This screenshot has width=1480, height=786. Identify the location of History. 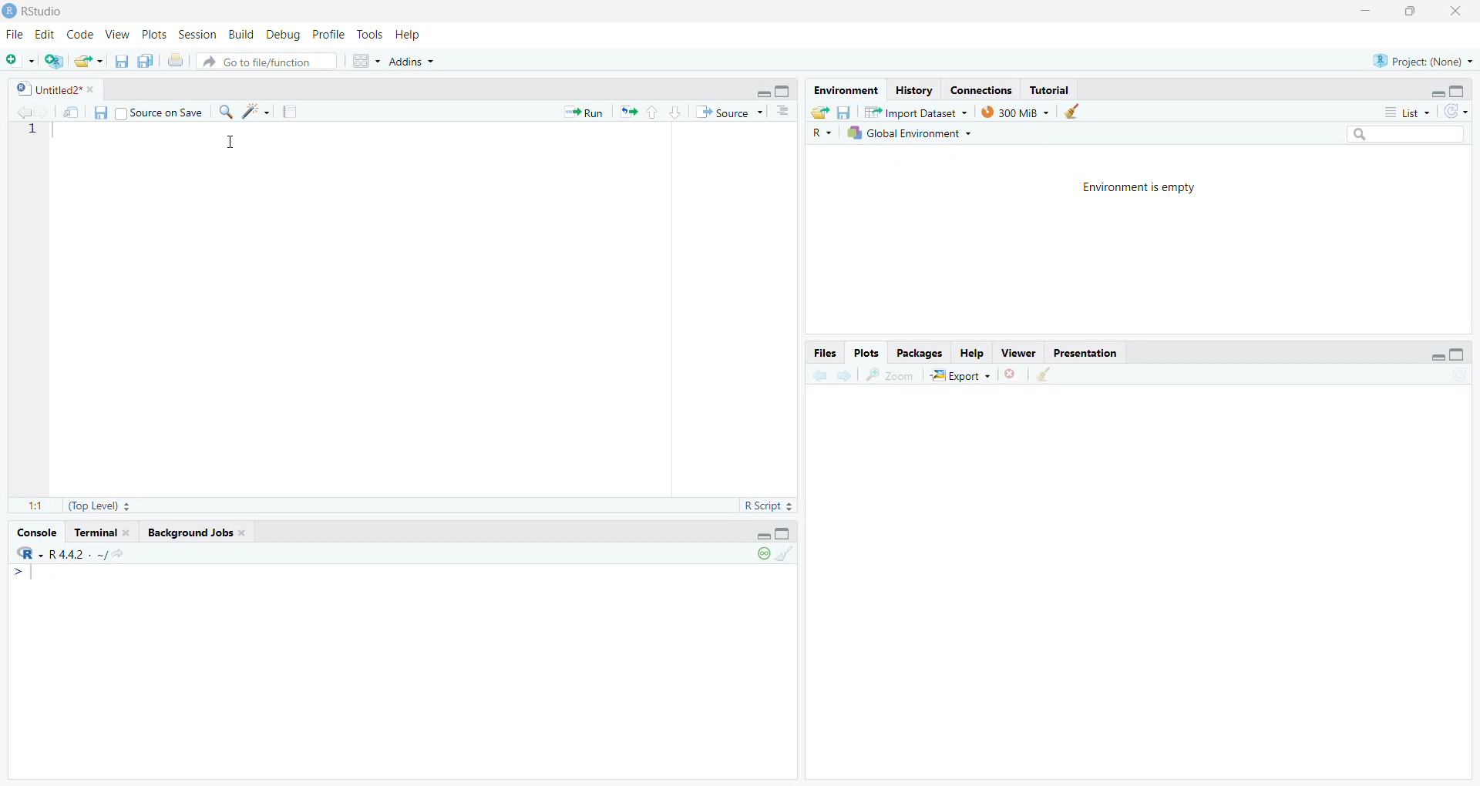
(914, 89).